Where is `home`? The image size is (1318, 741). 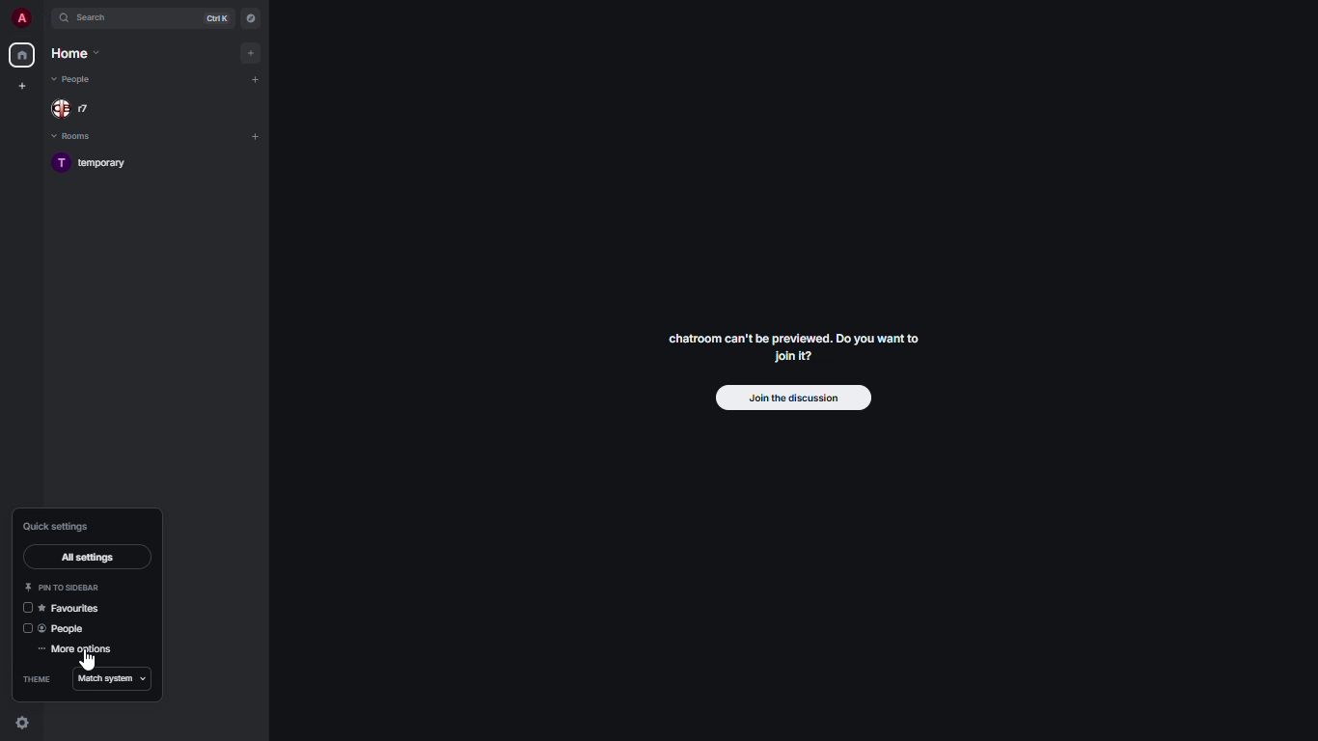 home is located at coordinates (74, 55).